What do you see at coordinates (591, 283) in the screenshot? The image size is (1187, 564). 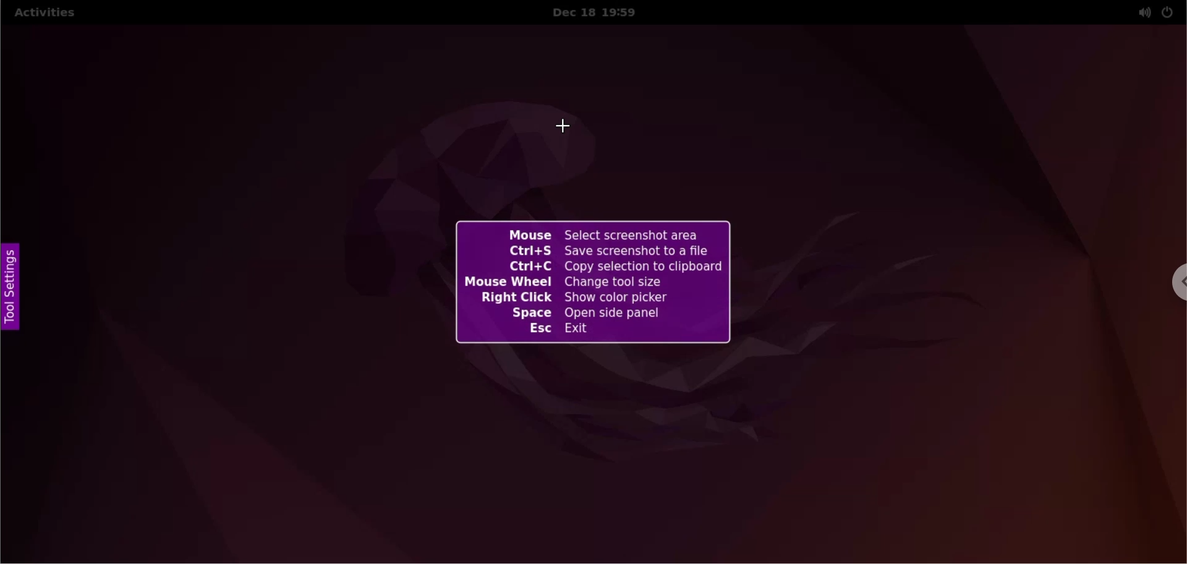 I see `flameshot shortcuts` at bounding box center [591, 283].